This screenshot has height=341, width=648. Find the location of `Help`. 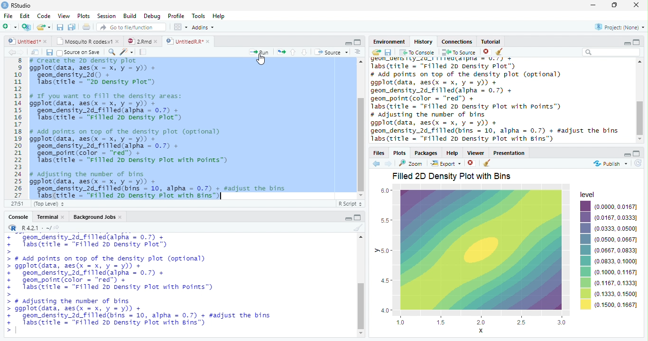

Help is located at coordinates (218, 17).